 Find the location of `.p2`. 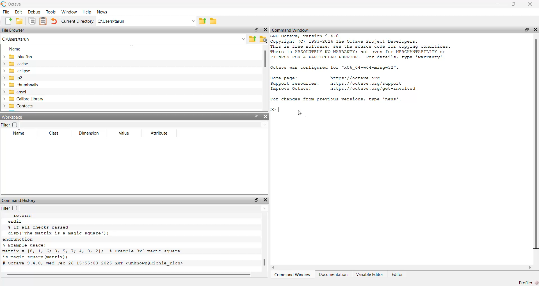

.p2 is located at coordinates (13, 78).